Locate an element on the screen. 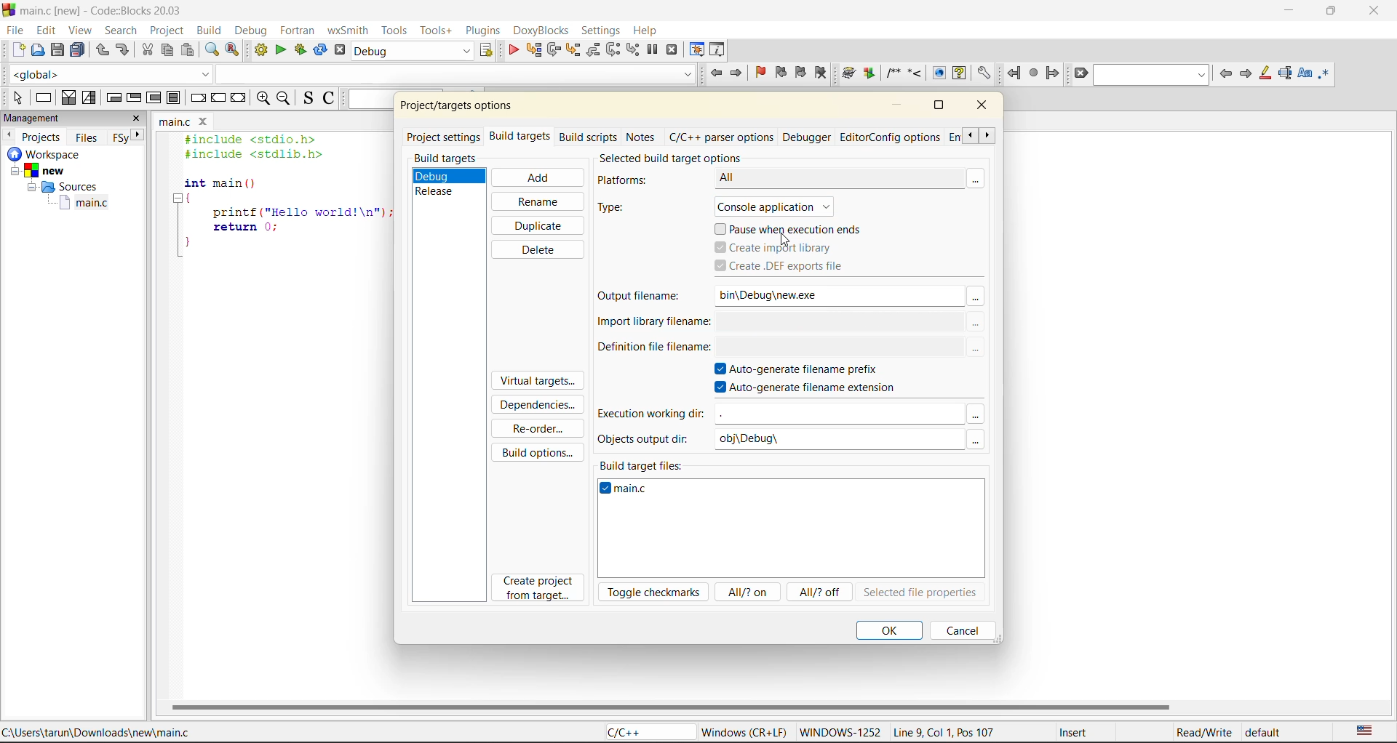  scroll back is located at coordinates (968, 135).